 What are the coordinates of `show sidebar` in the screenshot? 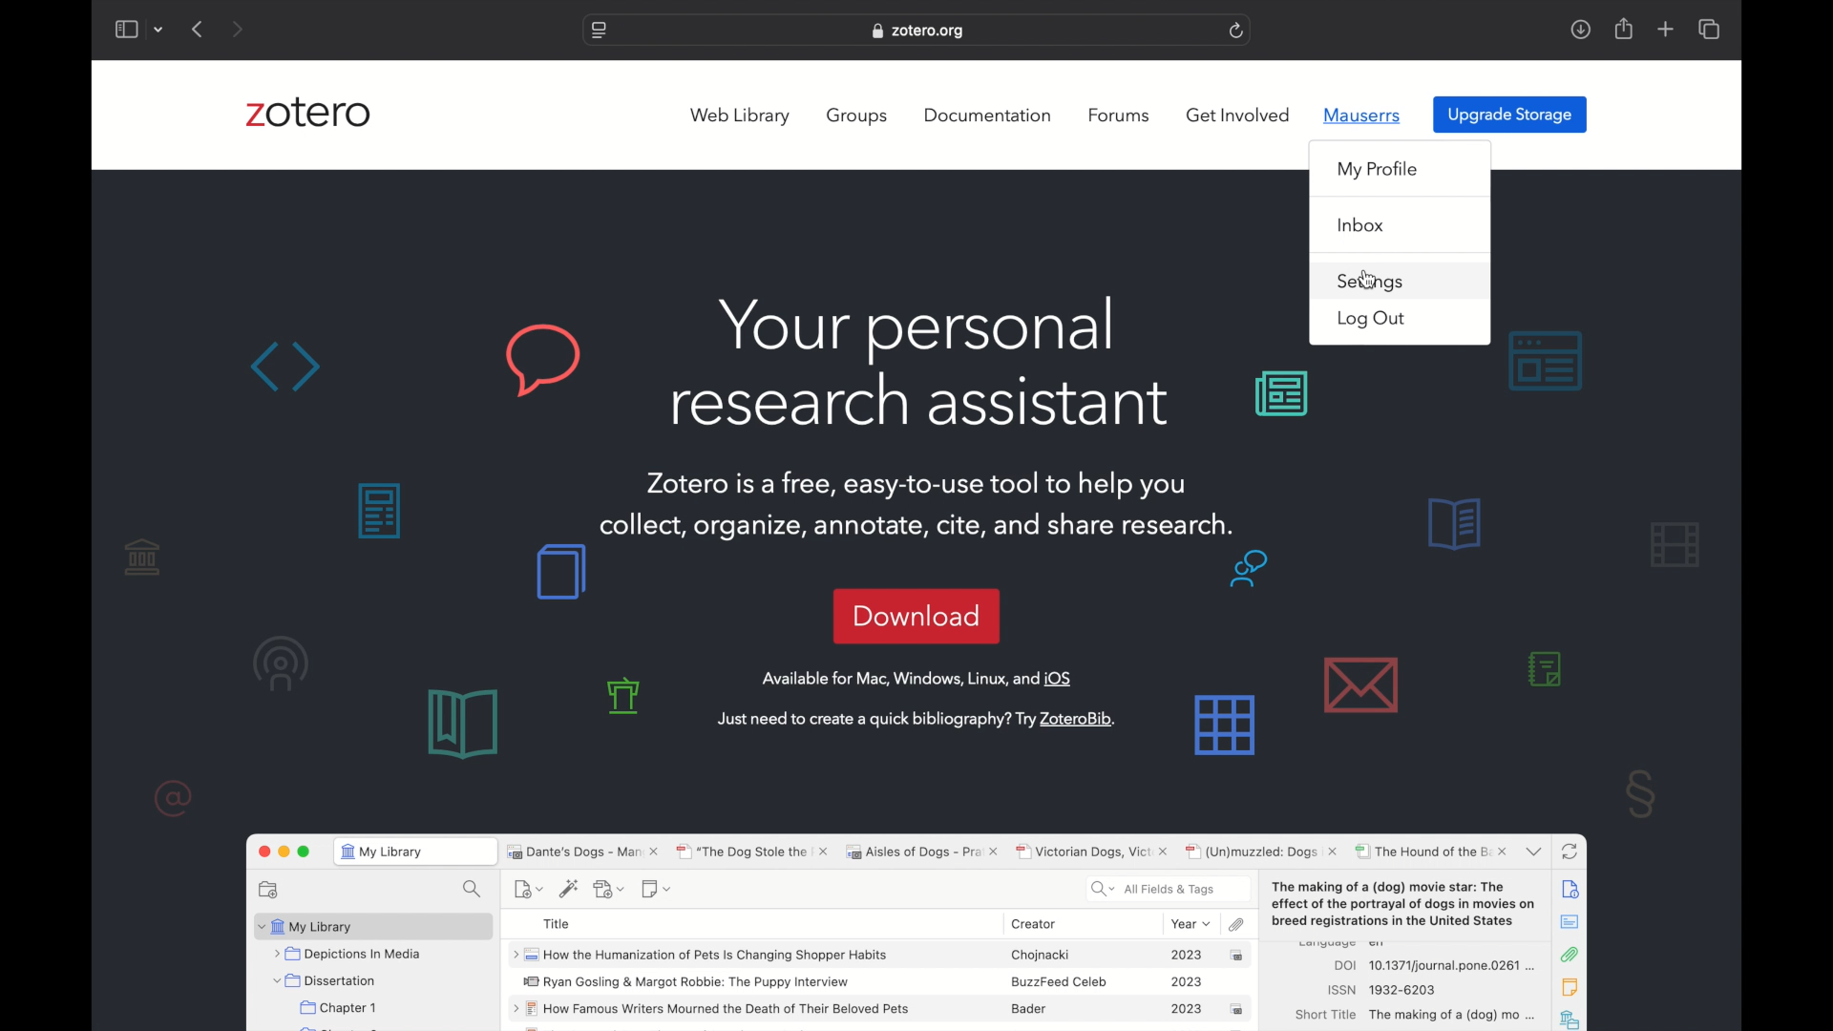 It's located at (125, 29).